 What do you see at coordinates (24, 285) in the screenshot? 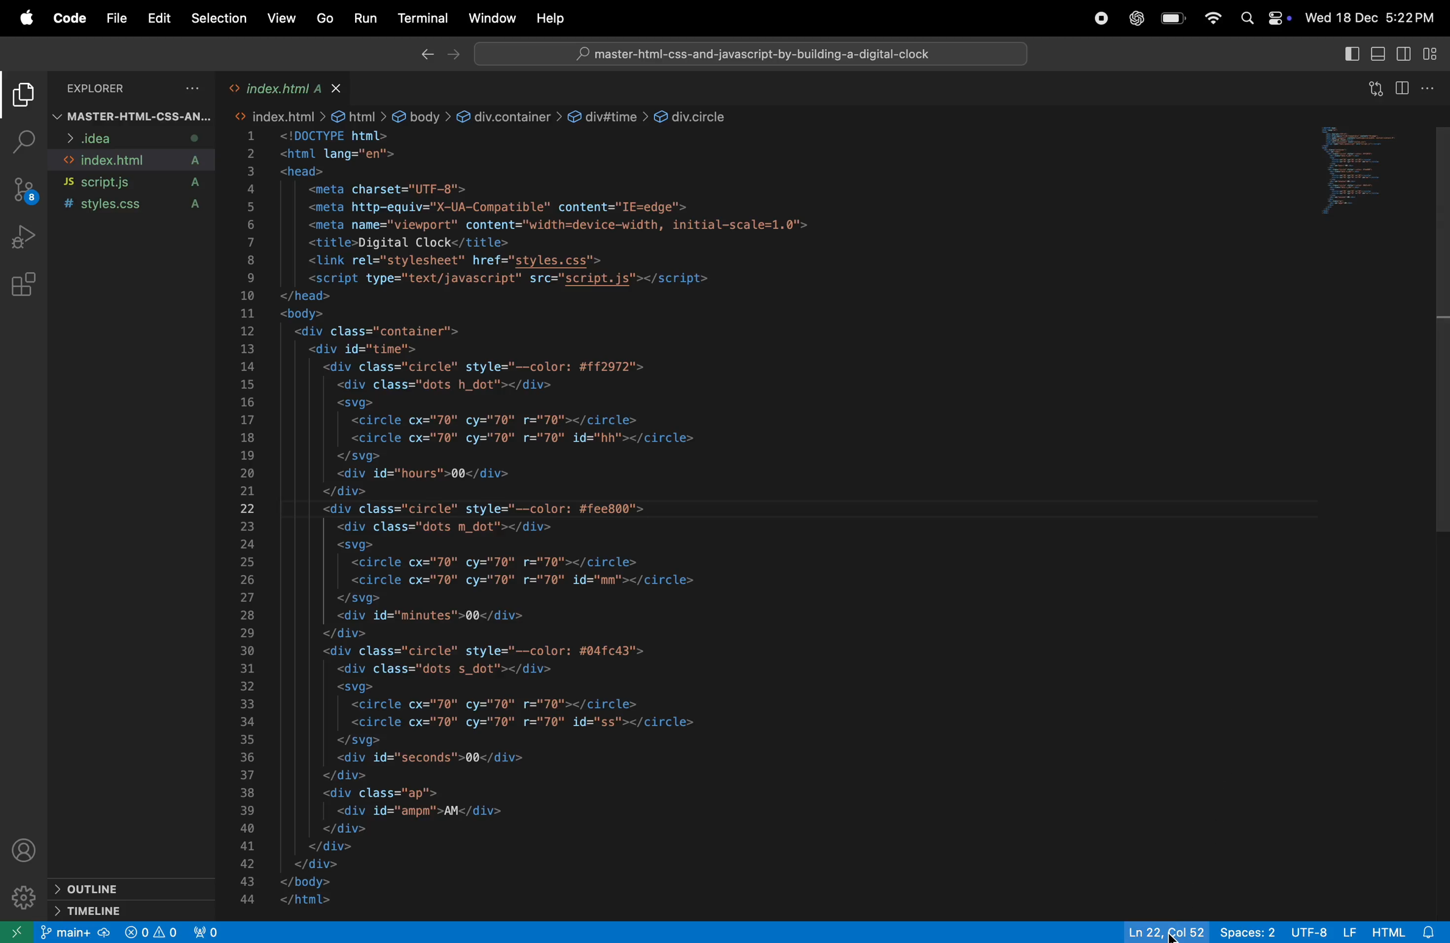
I see `extensions` at bounding box center [24, 285].